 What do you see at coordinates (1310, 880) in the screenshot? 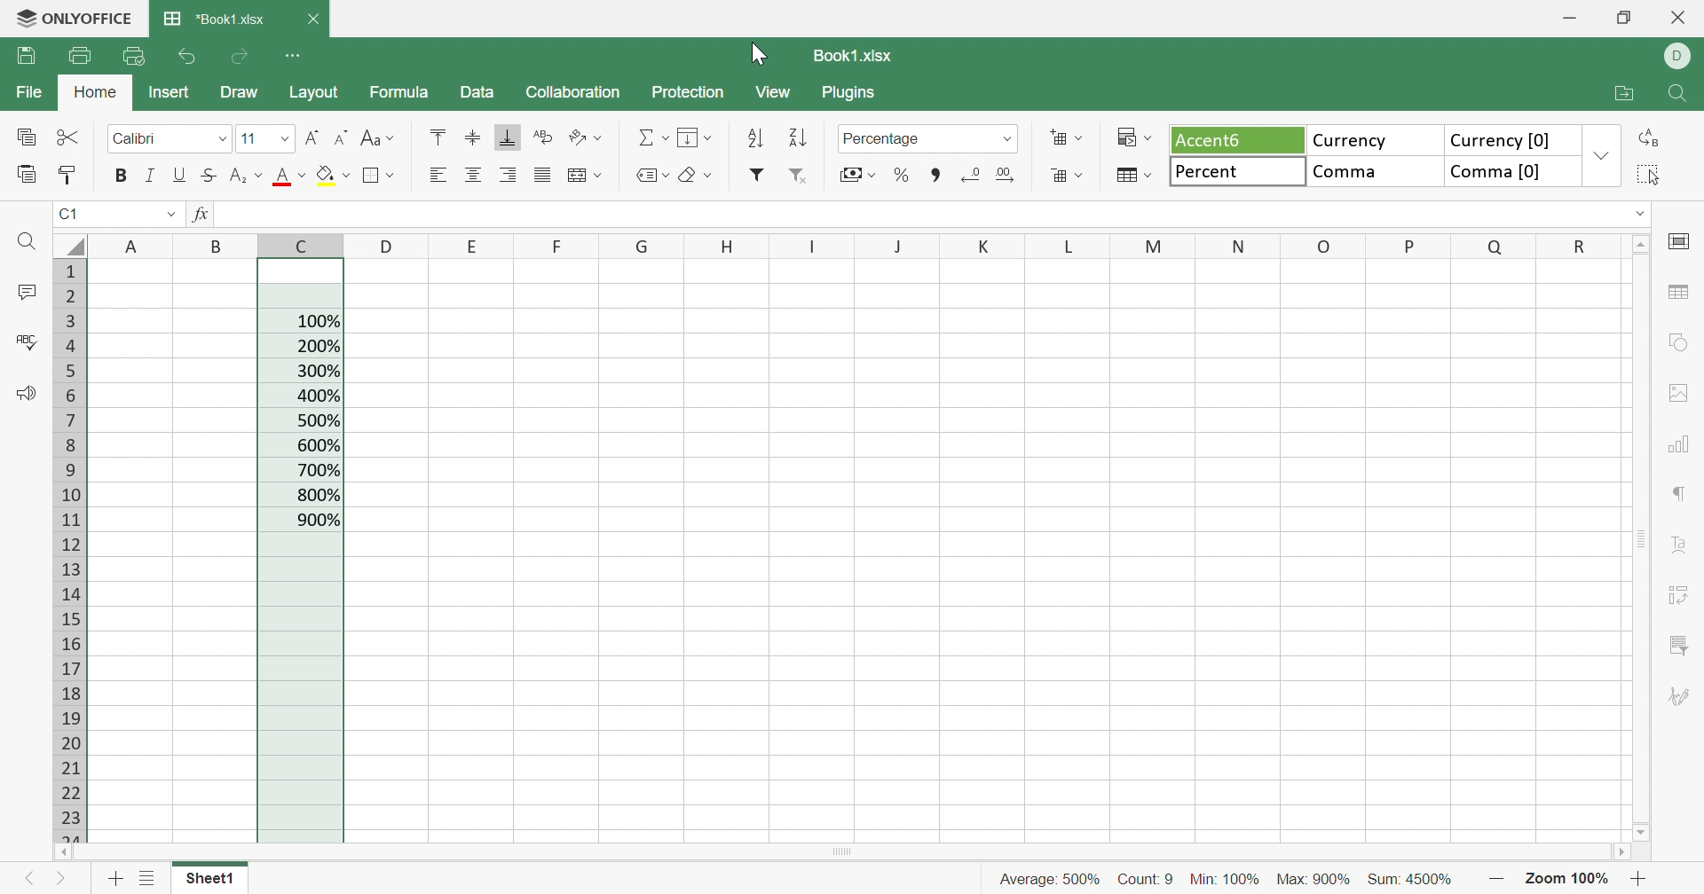
I see `Max: 900%` at bounding box center [1310, 880].